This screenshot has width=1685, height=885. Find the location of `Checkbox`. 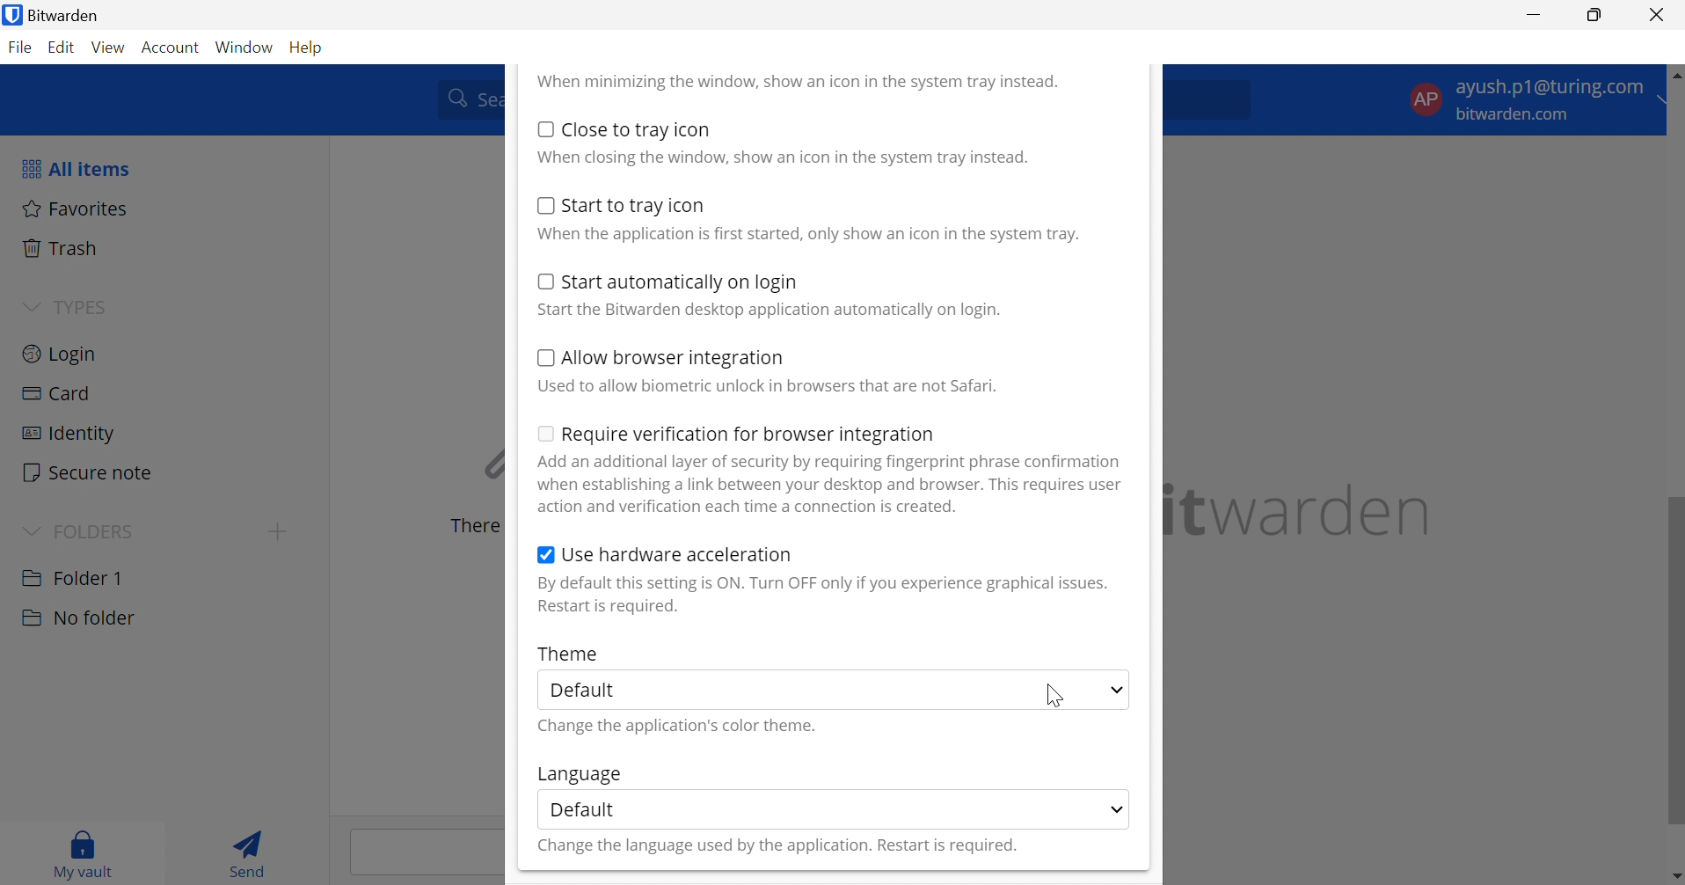

Checkbox is located at coordinates (544, 358).